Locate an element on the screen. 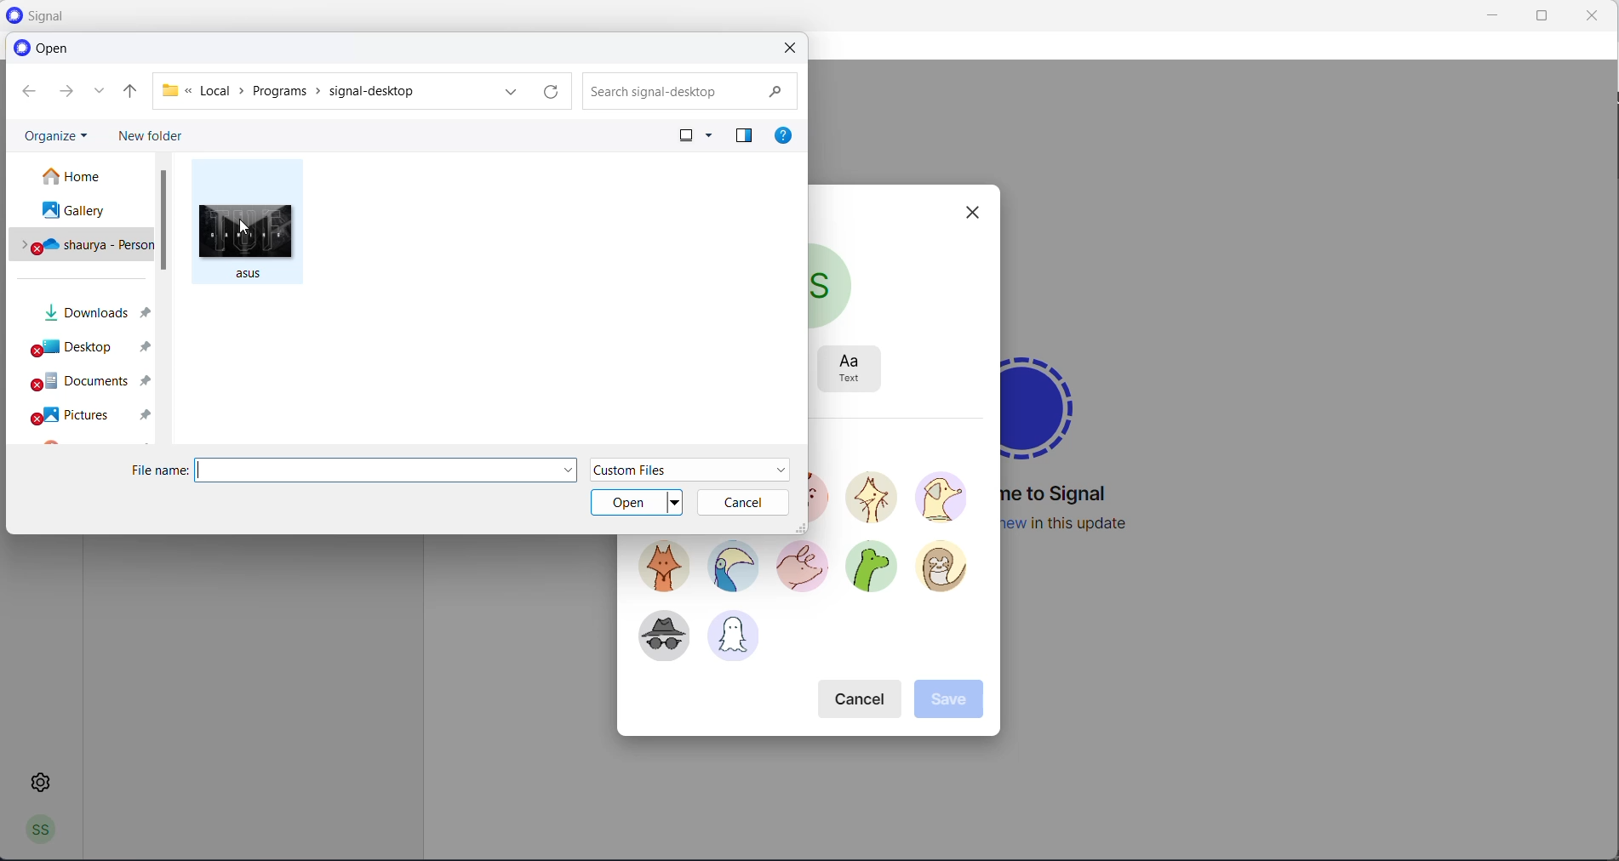 This screenshot has height=861, width=1619. avatar is located at coordinates (946, 573).